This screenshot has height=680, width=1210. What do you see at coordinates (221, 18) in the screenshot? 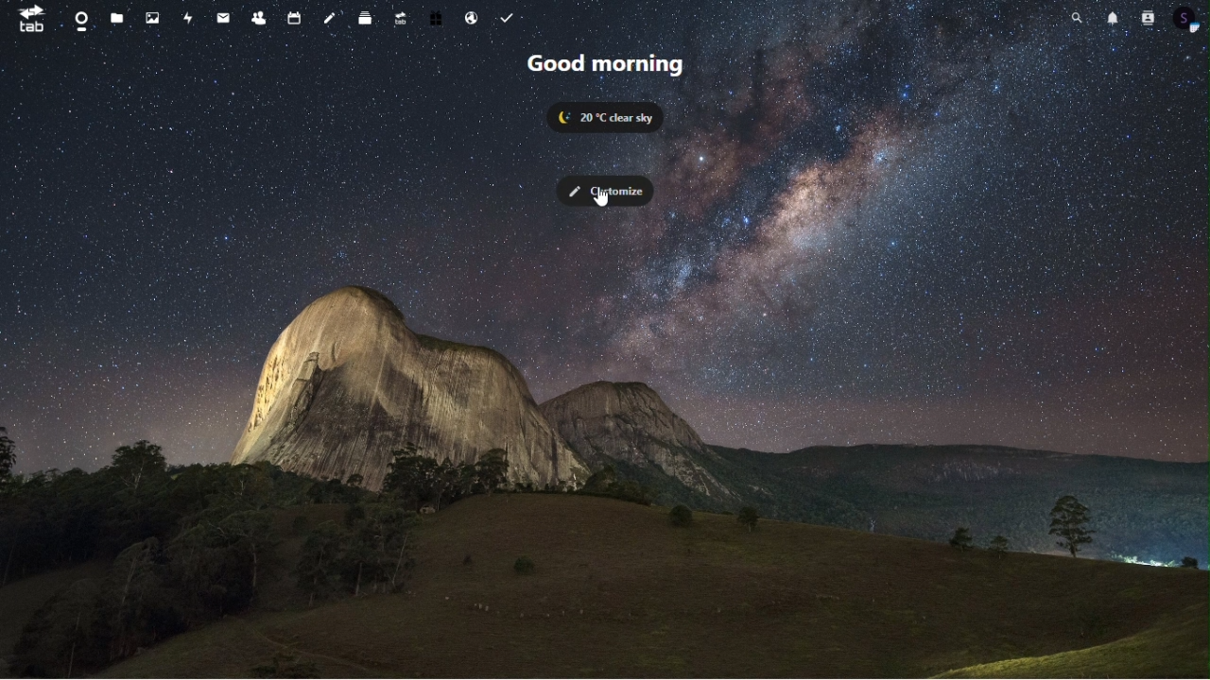
I see `message` at bounding box center [221, 18].